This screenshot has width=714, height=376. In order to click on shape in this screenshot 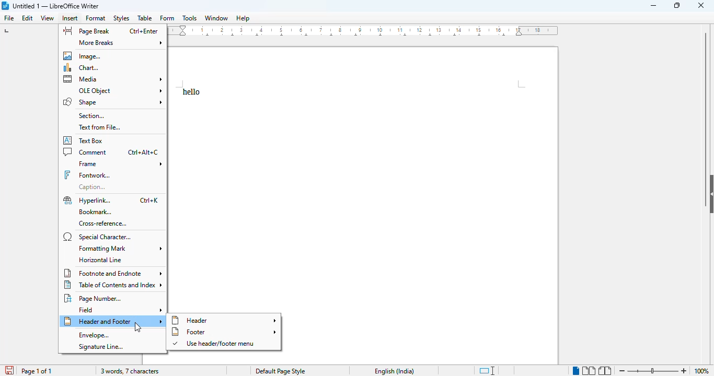, I will do `click(113, 102)`.